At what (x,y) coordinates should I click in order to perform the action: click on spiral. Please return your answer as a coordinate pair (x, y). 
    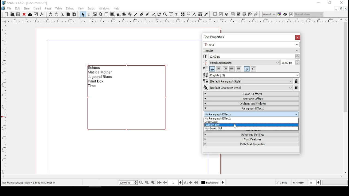
    Looking at the image, I should click on (130, 15).